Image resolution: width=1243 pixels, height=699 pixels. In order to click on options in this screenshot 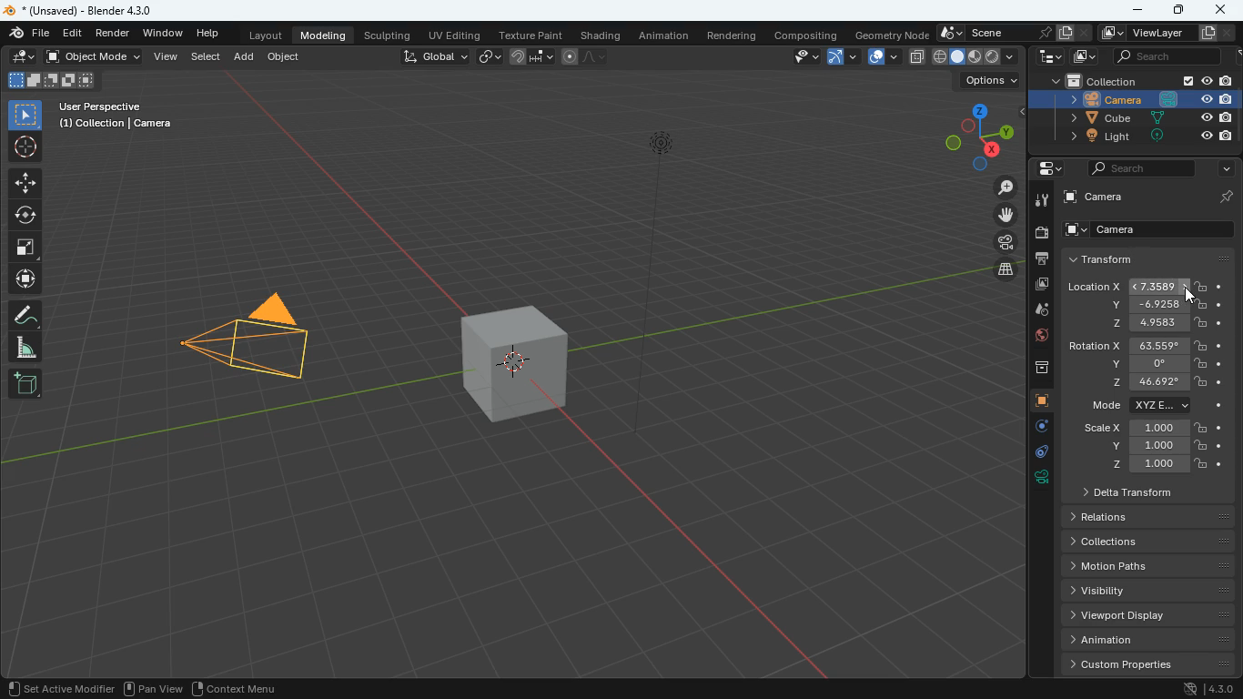, I will do `click(992, 81)`.